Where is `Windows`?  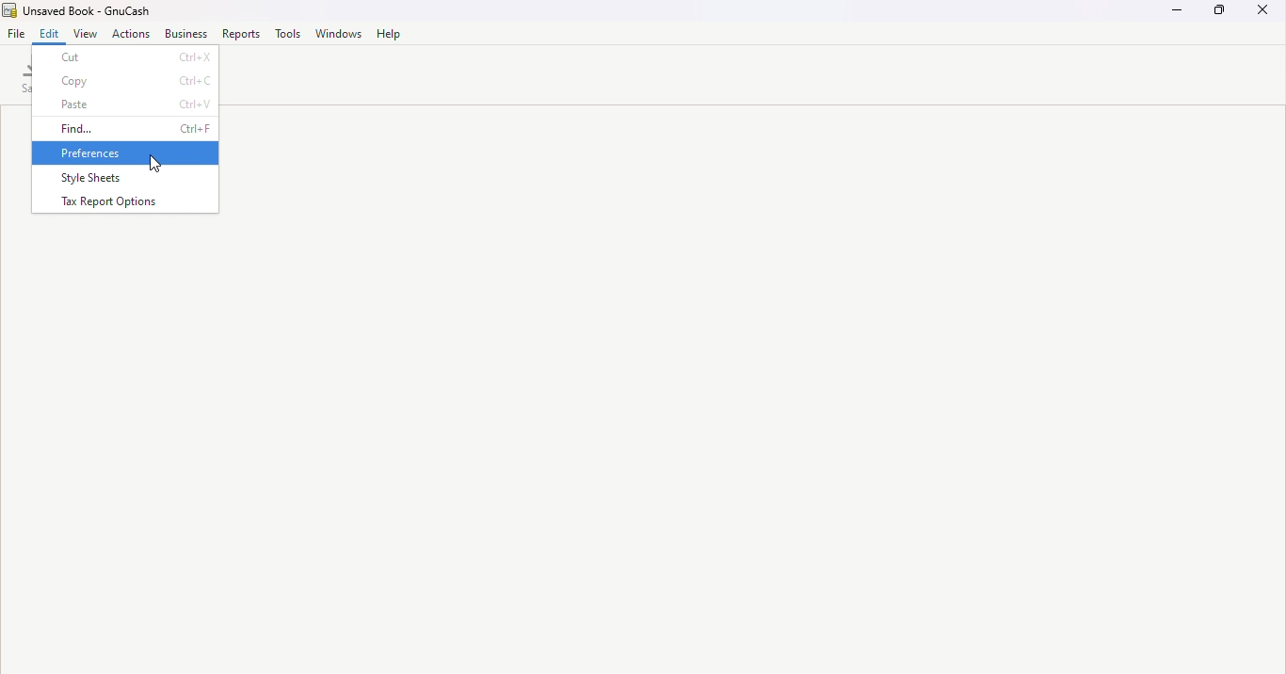
Windows is located at coordinates (339, 33).